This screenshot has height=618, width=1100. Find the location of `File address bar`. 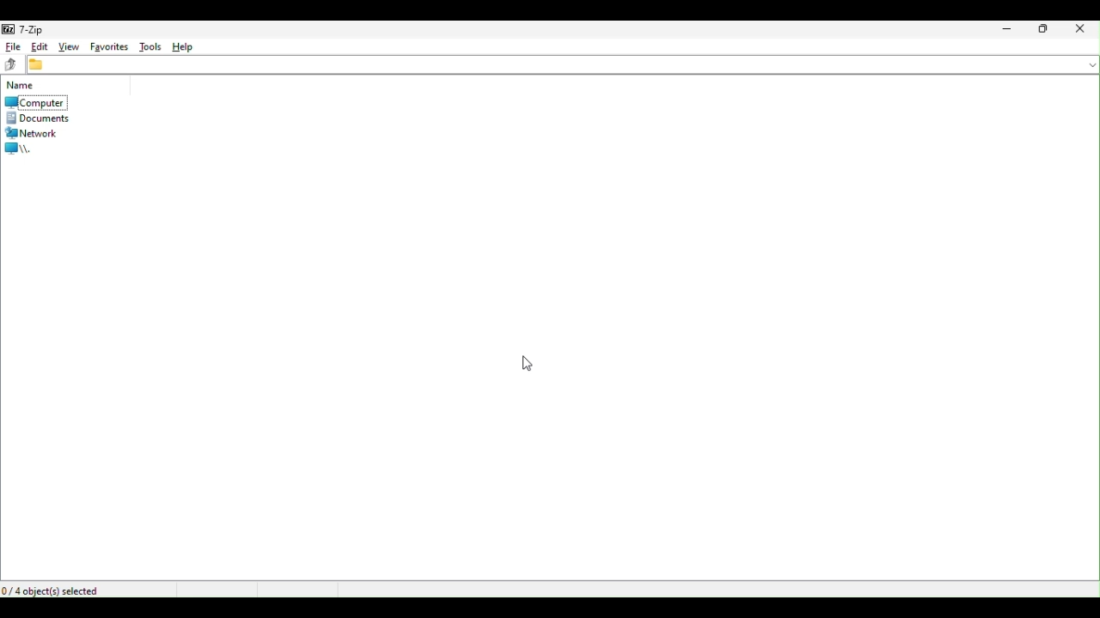

File address bar is located at coordinates (562, 66).